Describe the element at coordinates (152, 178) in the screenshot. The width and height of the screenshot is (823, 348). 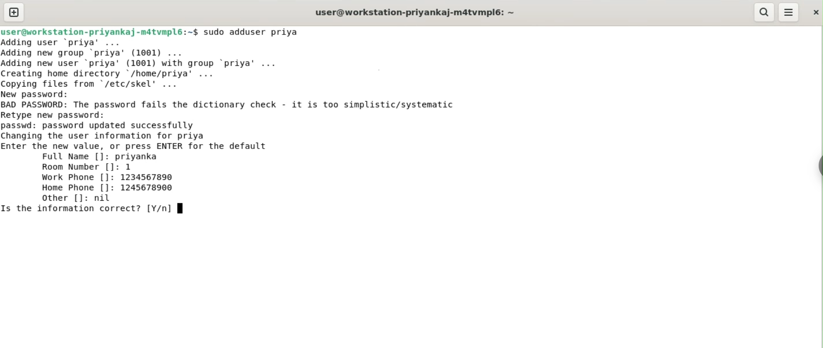
I see `1234567890` at that location.